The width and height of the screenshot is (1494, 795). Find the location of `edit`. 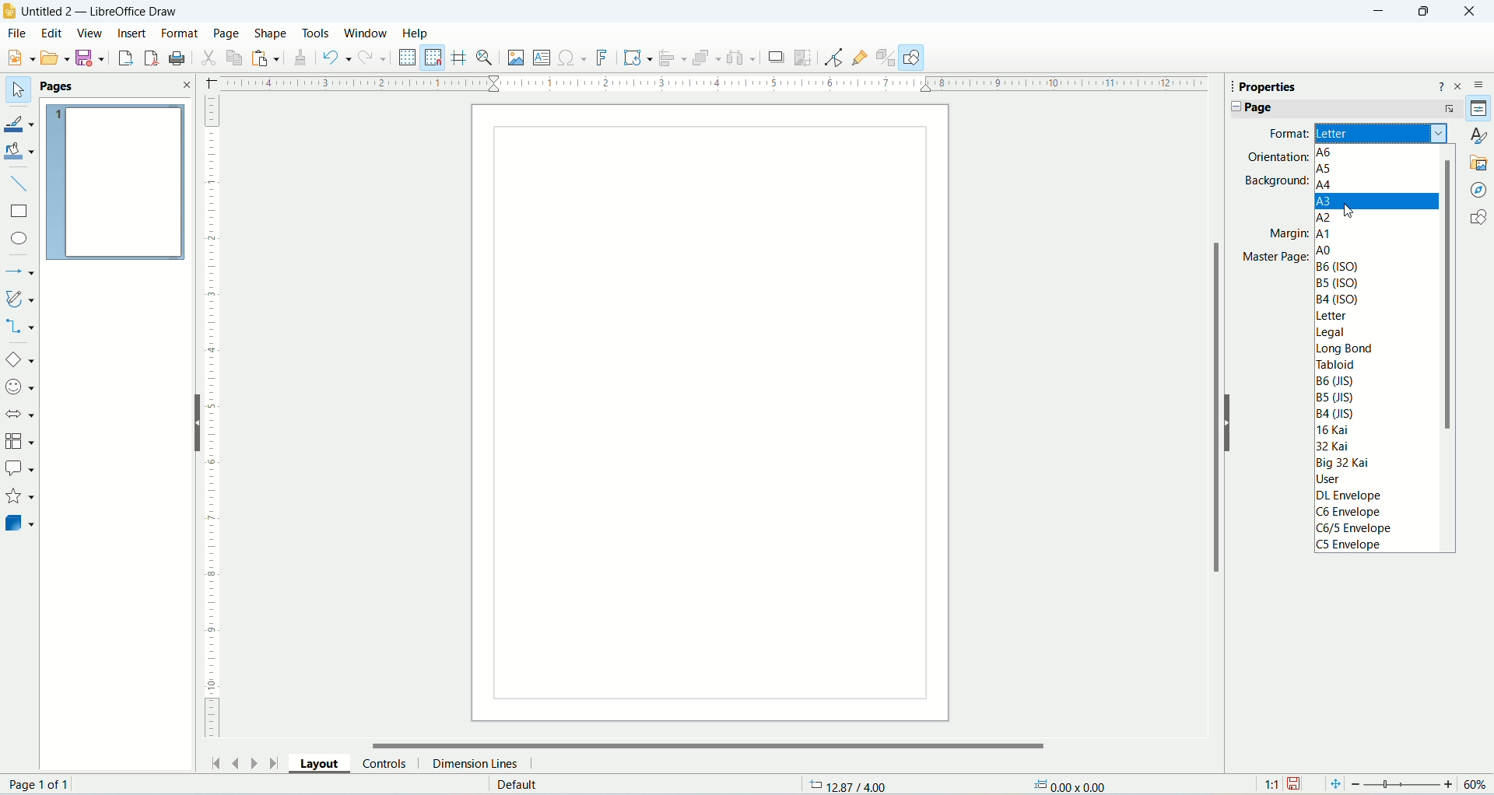

edit is located at coordinates (51, 33).